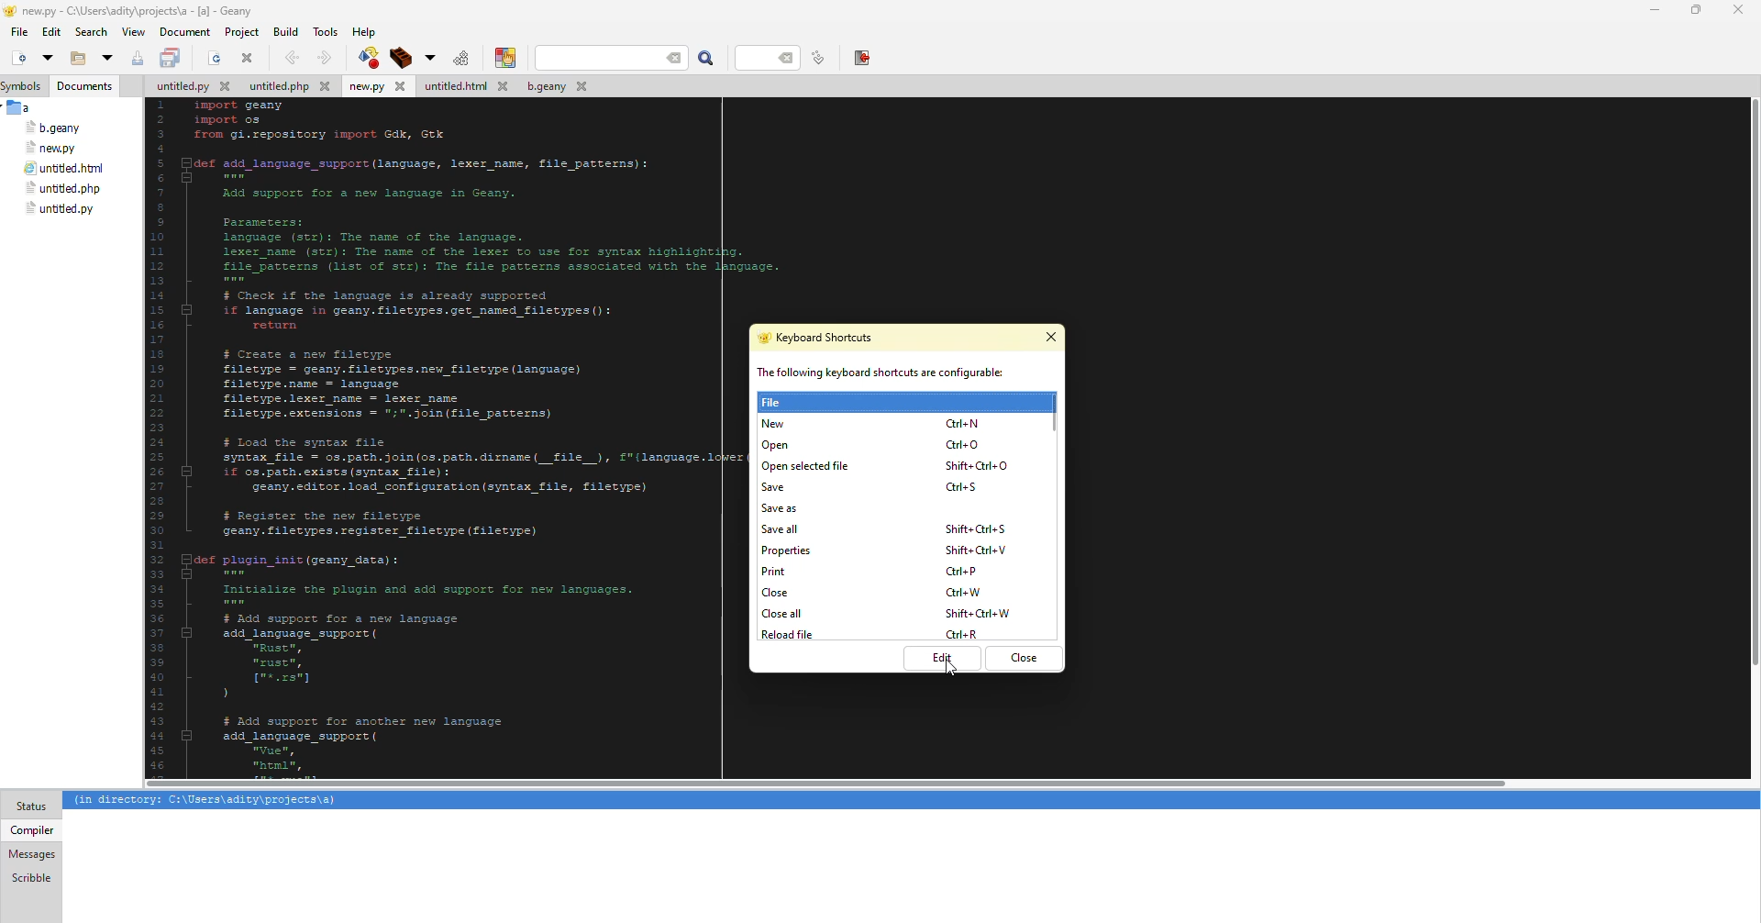 The height and width of the screenshot is (923, 1761). What do you see at coordinates (241, 32) in the screenshot?
I see `project` at bounding box center [241, 32].